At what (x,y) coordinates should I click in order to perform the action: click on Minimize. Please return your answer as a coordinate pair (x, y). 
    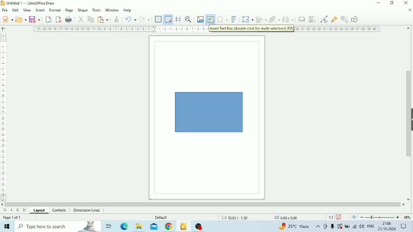
    Looking at the image, I should click on (379, 3).